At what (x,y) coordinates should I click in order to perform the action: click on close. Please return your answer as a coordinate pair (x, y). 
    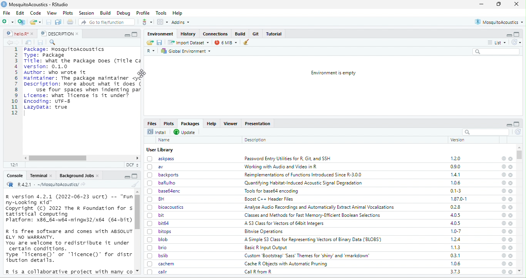
    Looking at the image, I should click on (511, 183).